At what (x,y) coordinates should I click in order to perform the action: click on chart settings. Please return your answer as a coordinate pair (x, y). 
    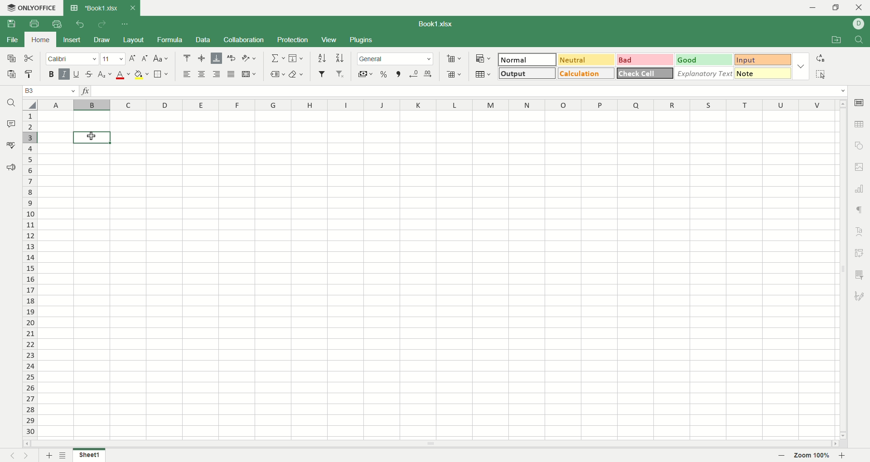
    Looking at the image, I should click on (860, 189).